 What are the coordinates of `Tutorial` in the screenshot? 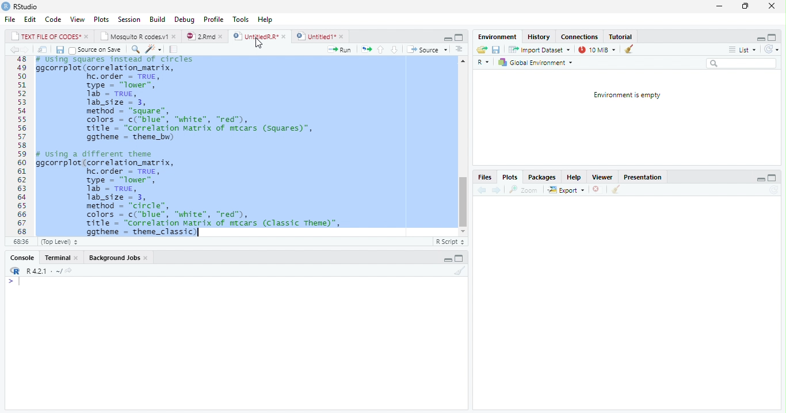 It's located at (621, 36).